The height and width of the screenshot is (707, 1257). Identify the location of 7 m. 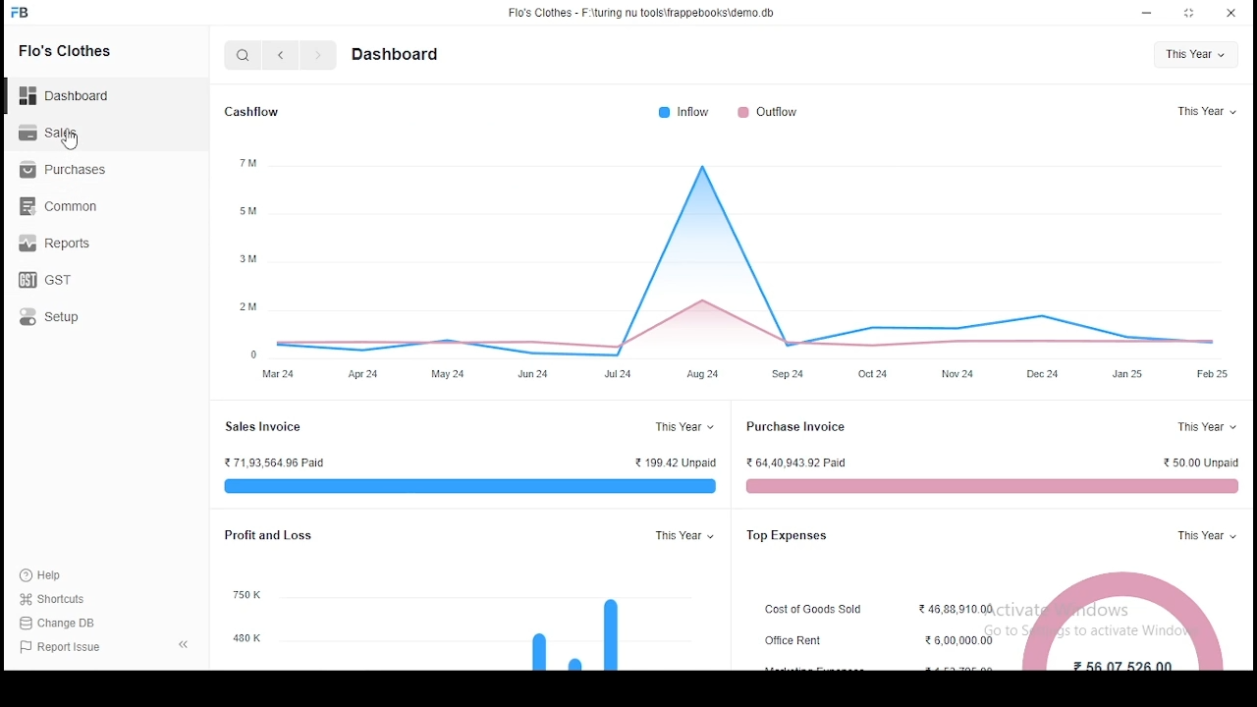
(247, 163).